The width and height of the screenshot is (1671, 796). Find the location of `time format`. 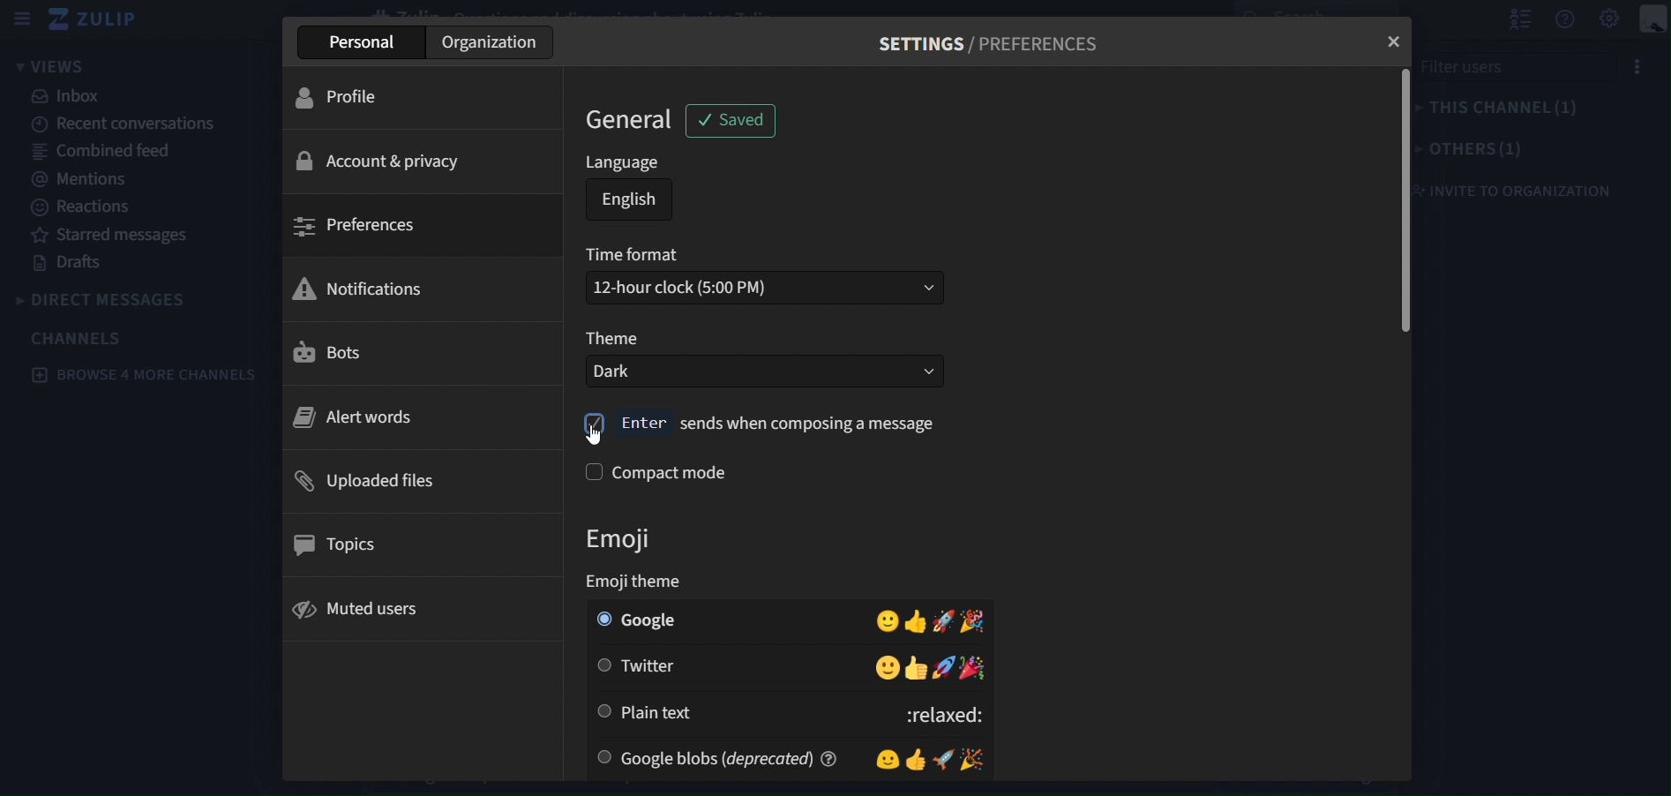

time format is located at coordinates (635, 253).